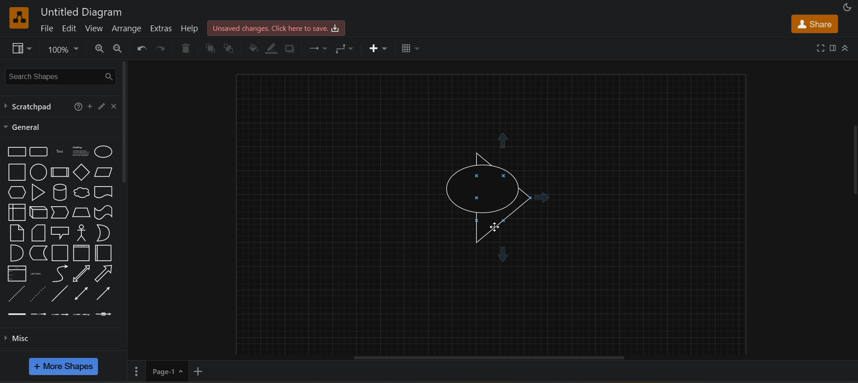 This screenshot has width=858, height=383. What do you see at coordinates (62, 233) in the screenshot?
I see `callout` at bounding box center [62, 233].